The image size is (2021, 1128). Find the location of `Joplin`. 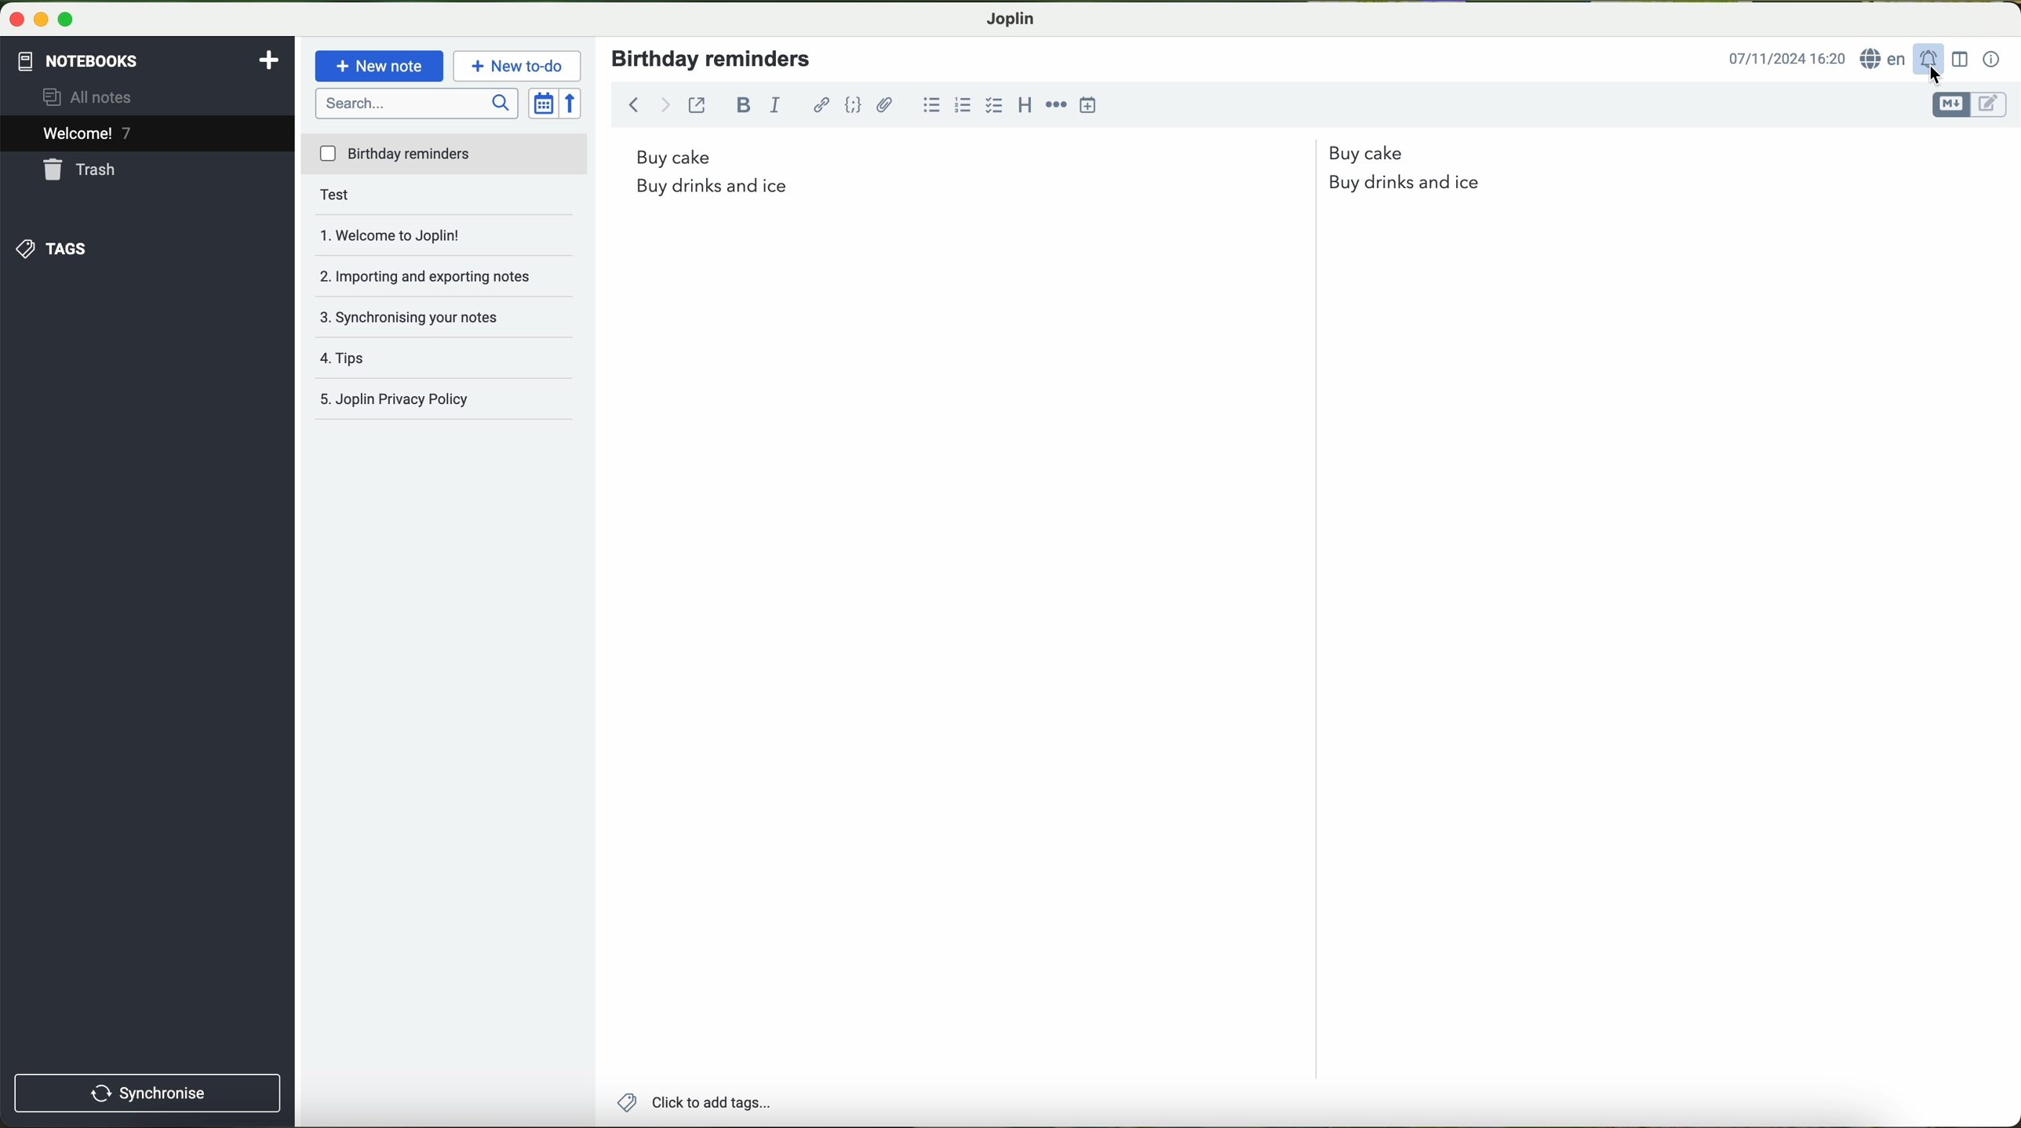

Joplin is located at coordinates (1010, 20).